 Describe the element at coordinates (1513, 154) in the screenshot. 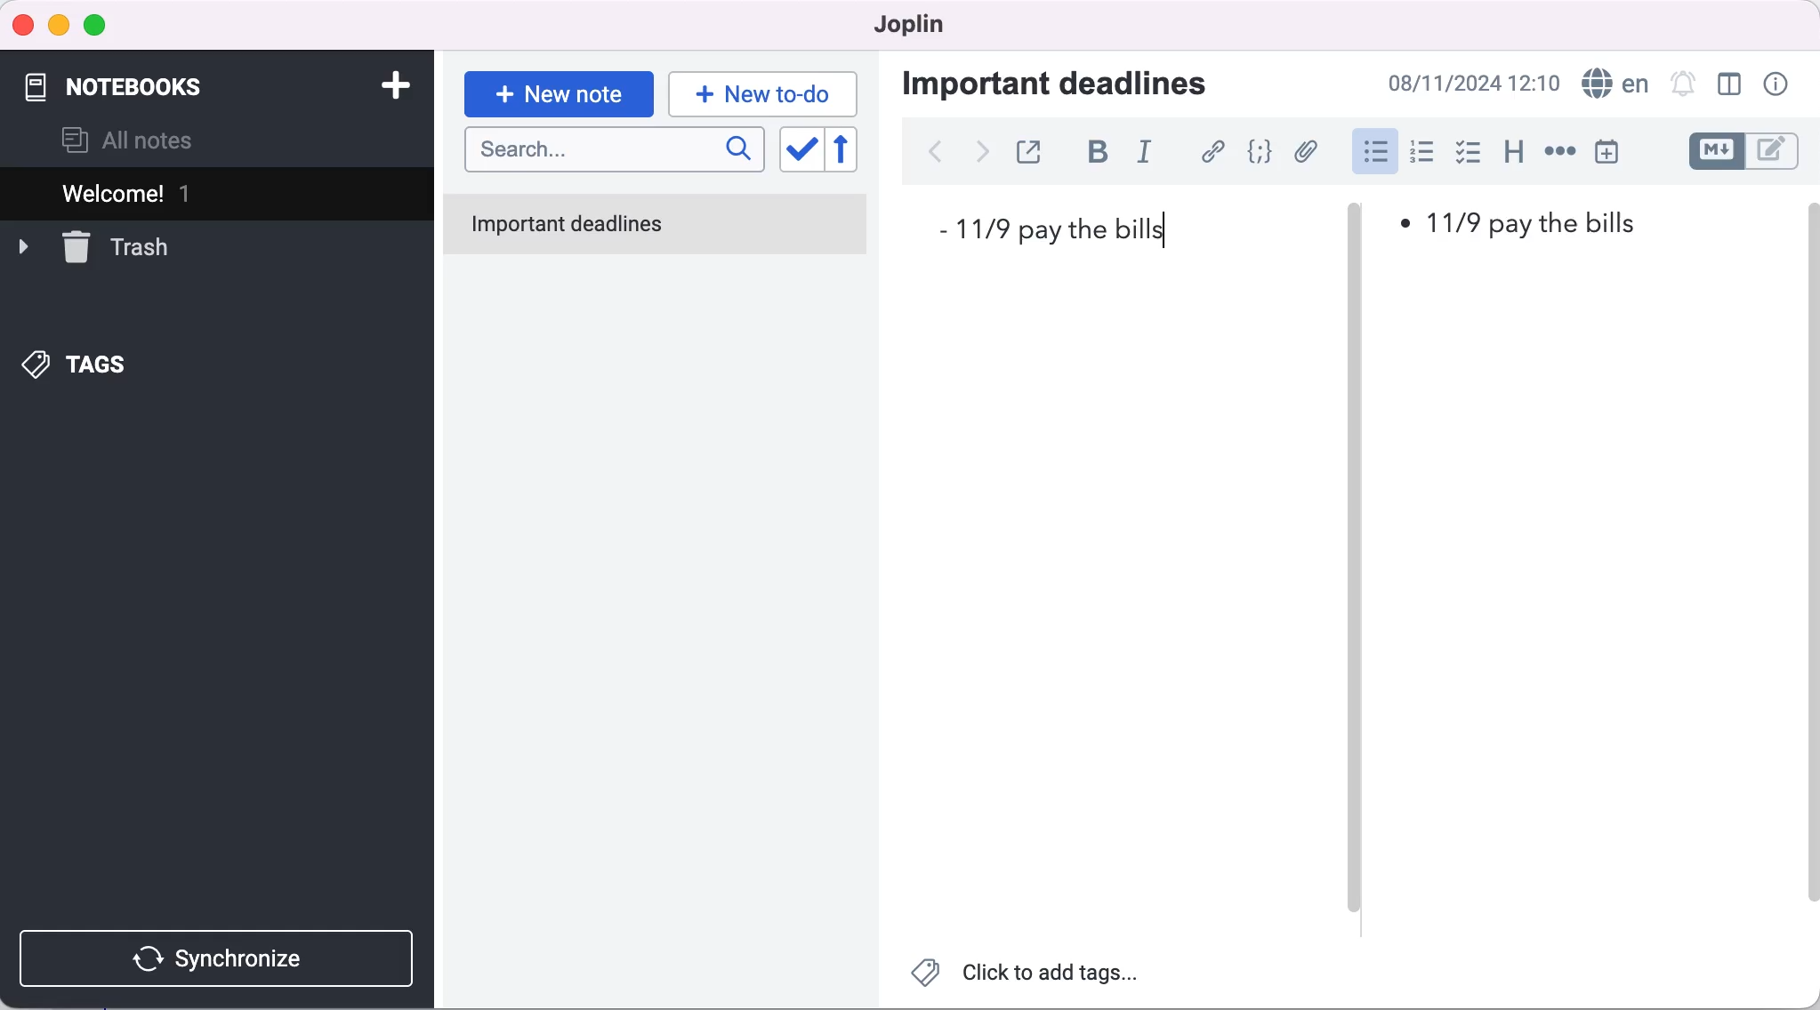

I see `heading` at that location.